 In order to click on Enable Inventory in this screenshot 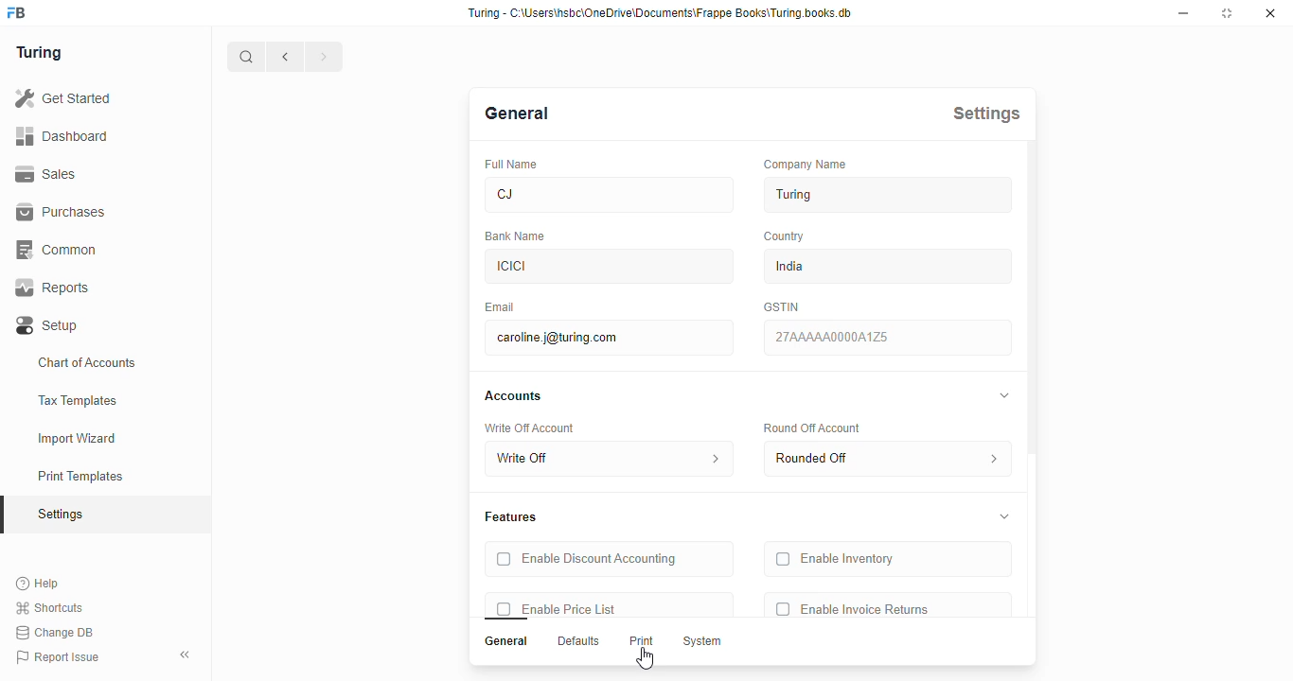, I will do `click(850, 559)`.